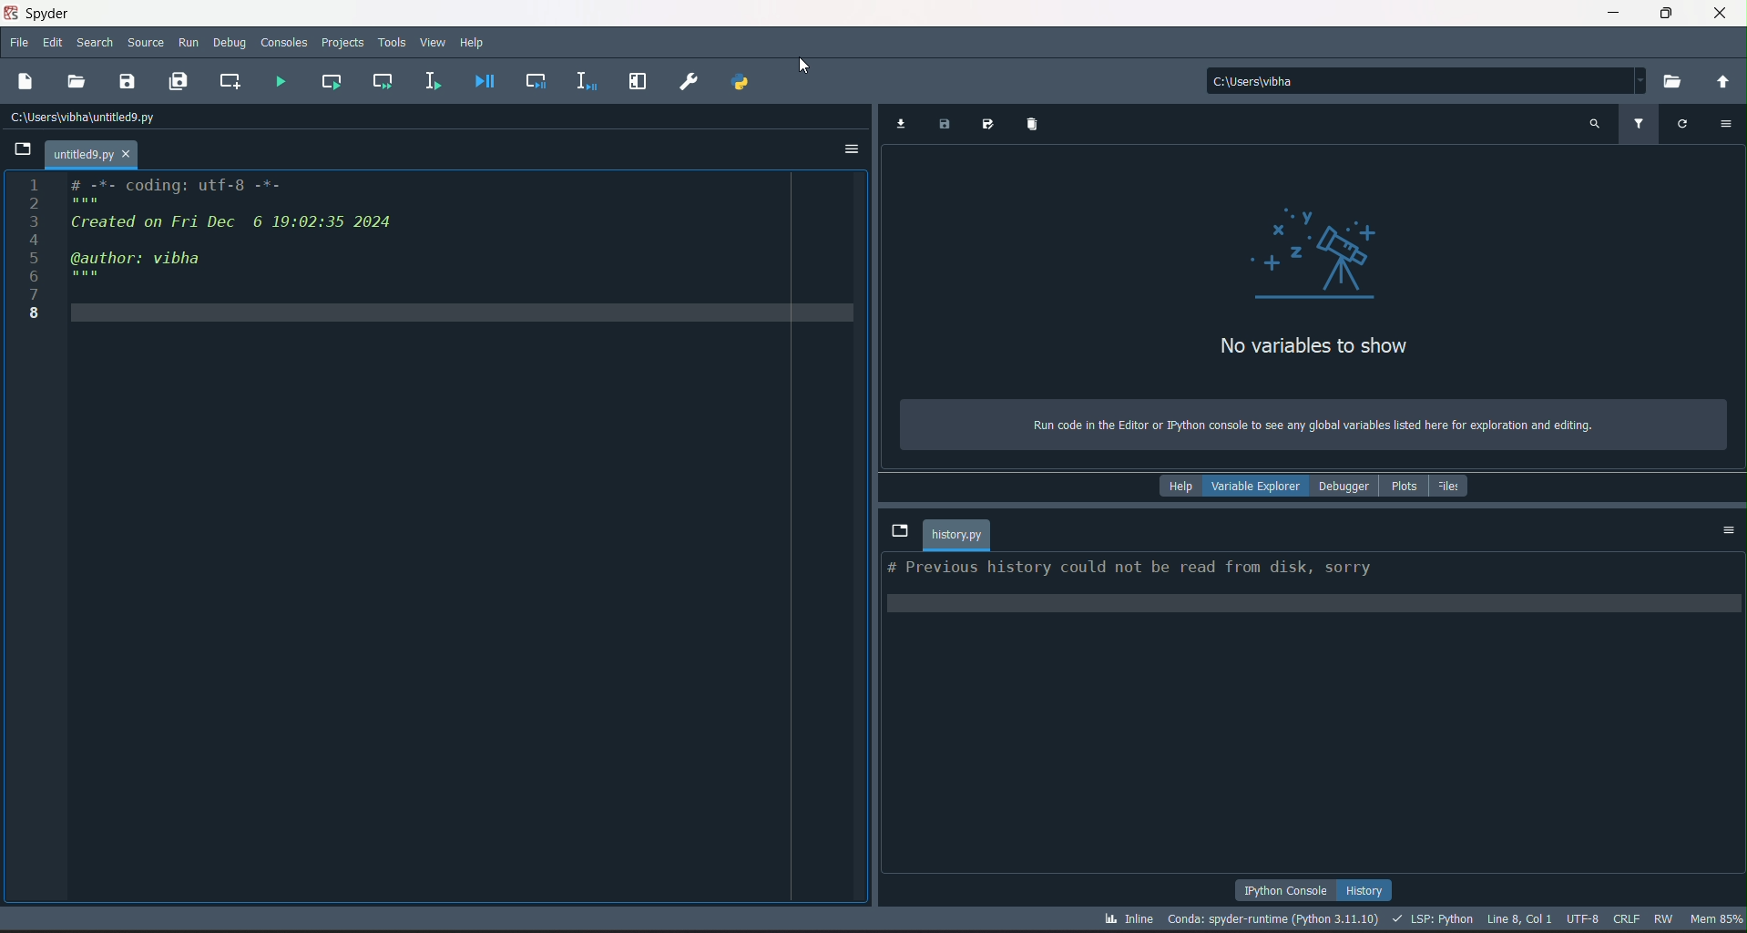 Image resolution: width=1747 pixels, height=933 pixels. Describe the element at coordinates (283, 44) in the screenshot. I see `consoles` at that location.